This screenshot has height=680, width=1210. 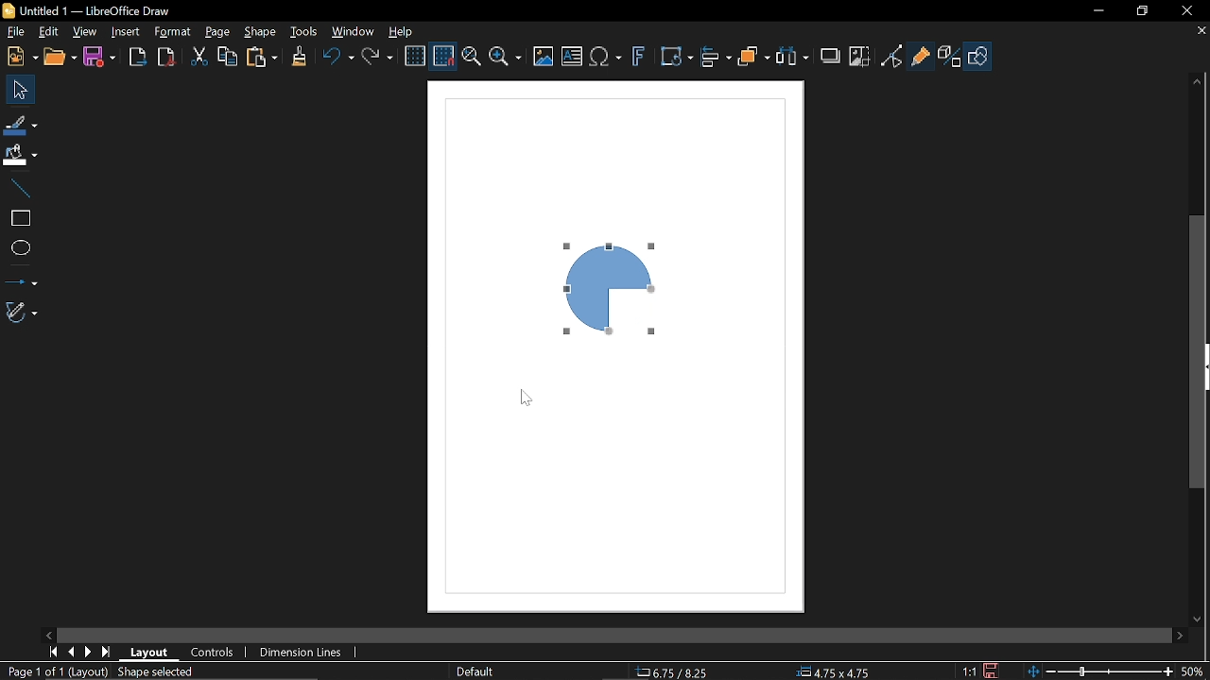 I want to click on Quarter Circle (object flipped vertically), so click(x=612, y=289).